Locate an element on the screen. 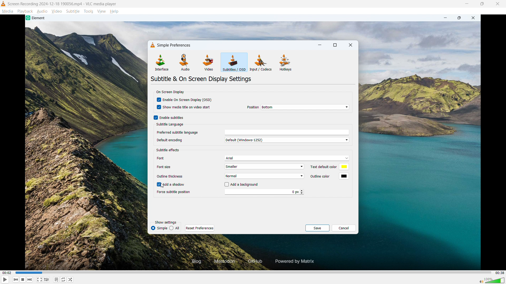 Image resolution: width=506 pixels, height=284 pixels. Simple preferences  is located at coordinates (174, 45).